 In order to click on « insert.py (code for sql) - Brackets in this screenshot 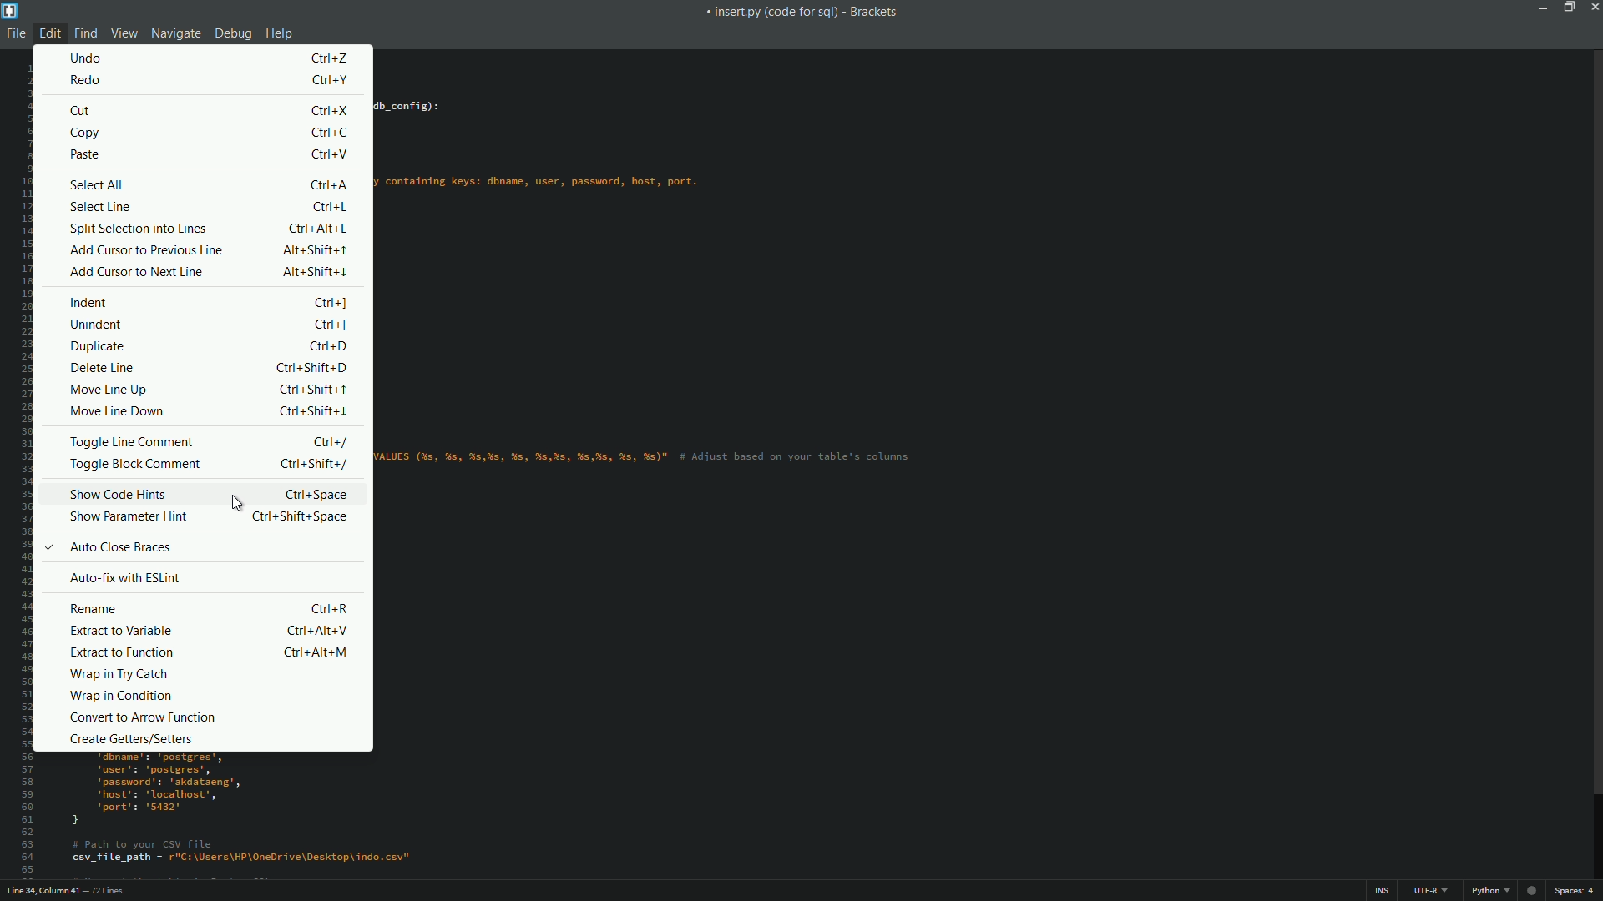, I will do `click(800, 15)`.